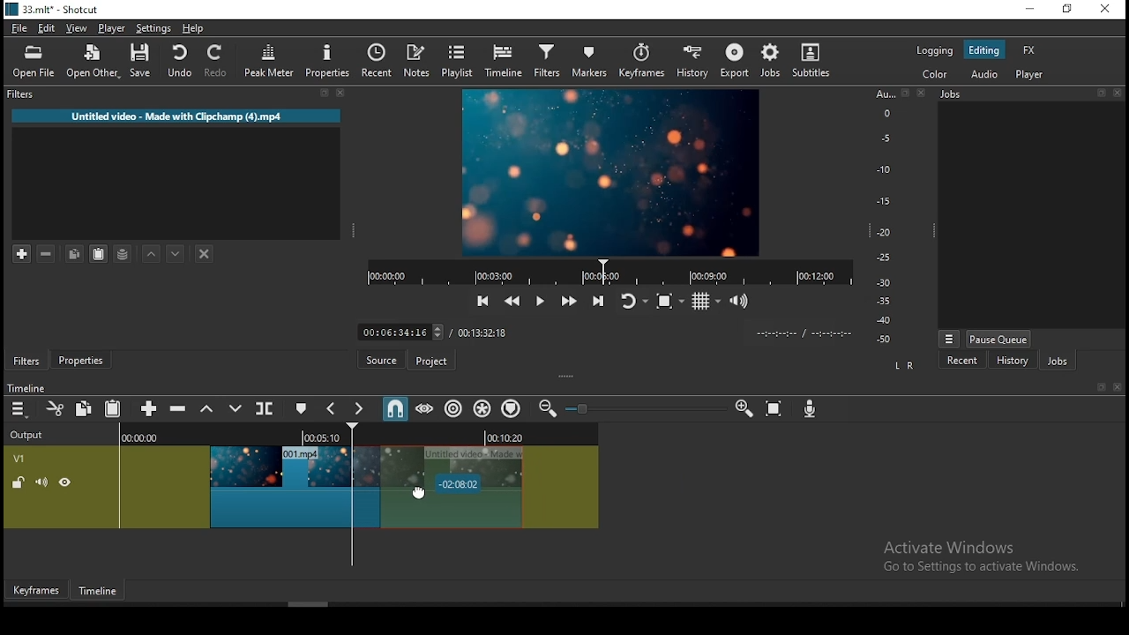 The image size is (1129, 635). I want to click on undo, so click(181, 62).